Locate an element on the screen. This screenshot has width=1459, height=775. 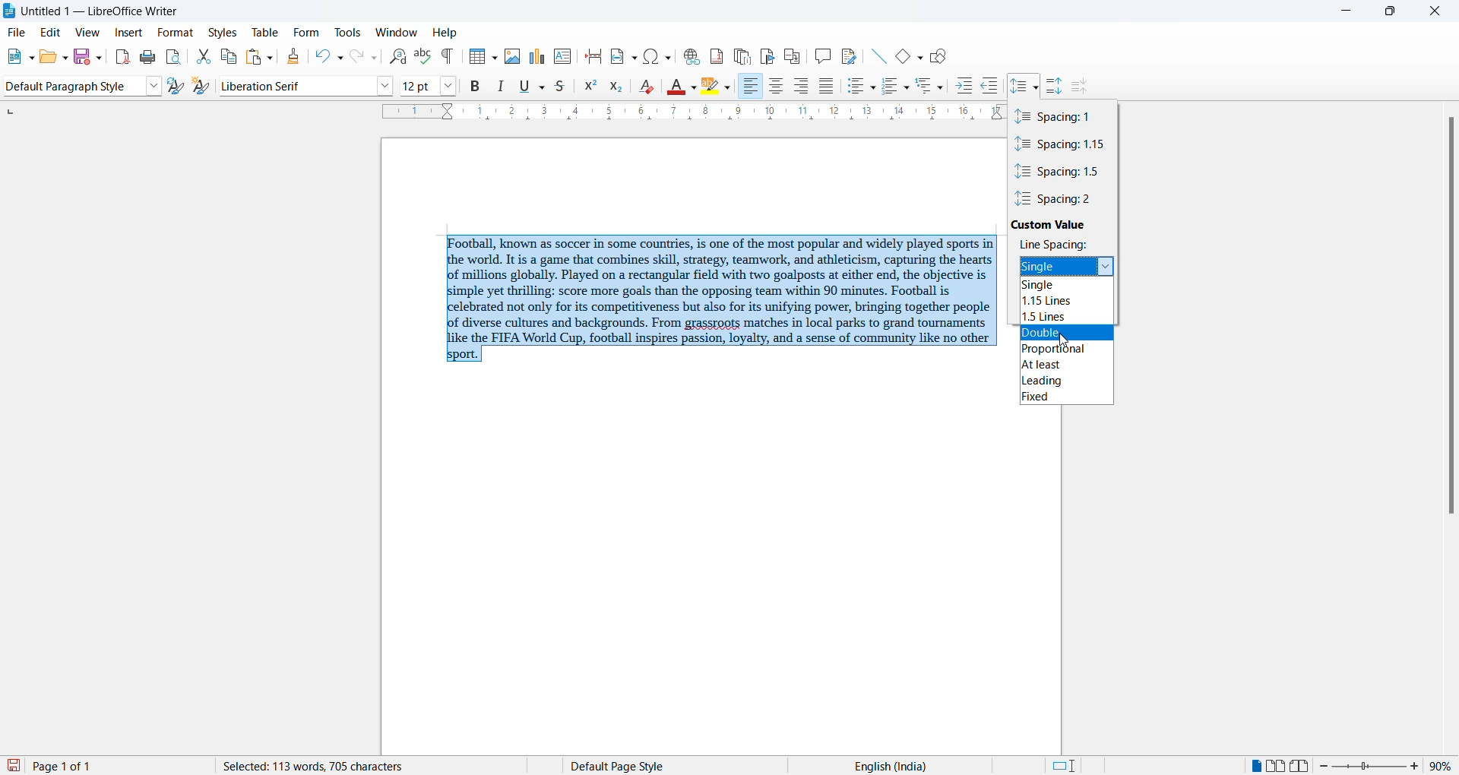
text align center is located at coordinates (802, 87).